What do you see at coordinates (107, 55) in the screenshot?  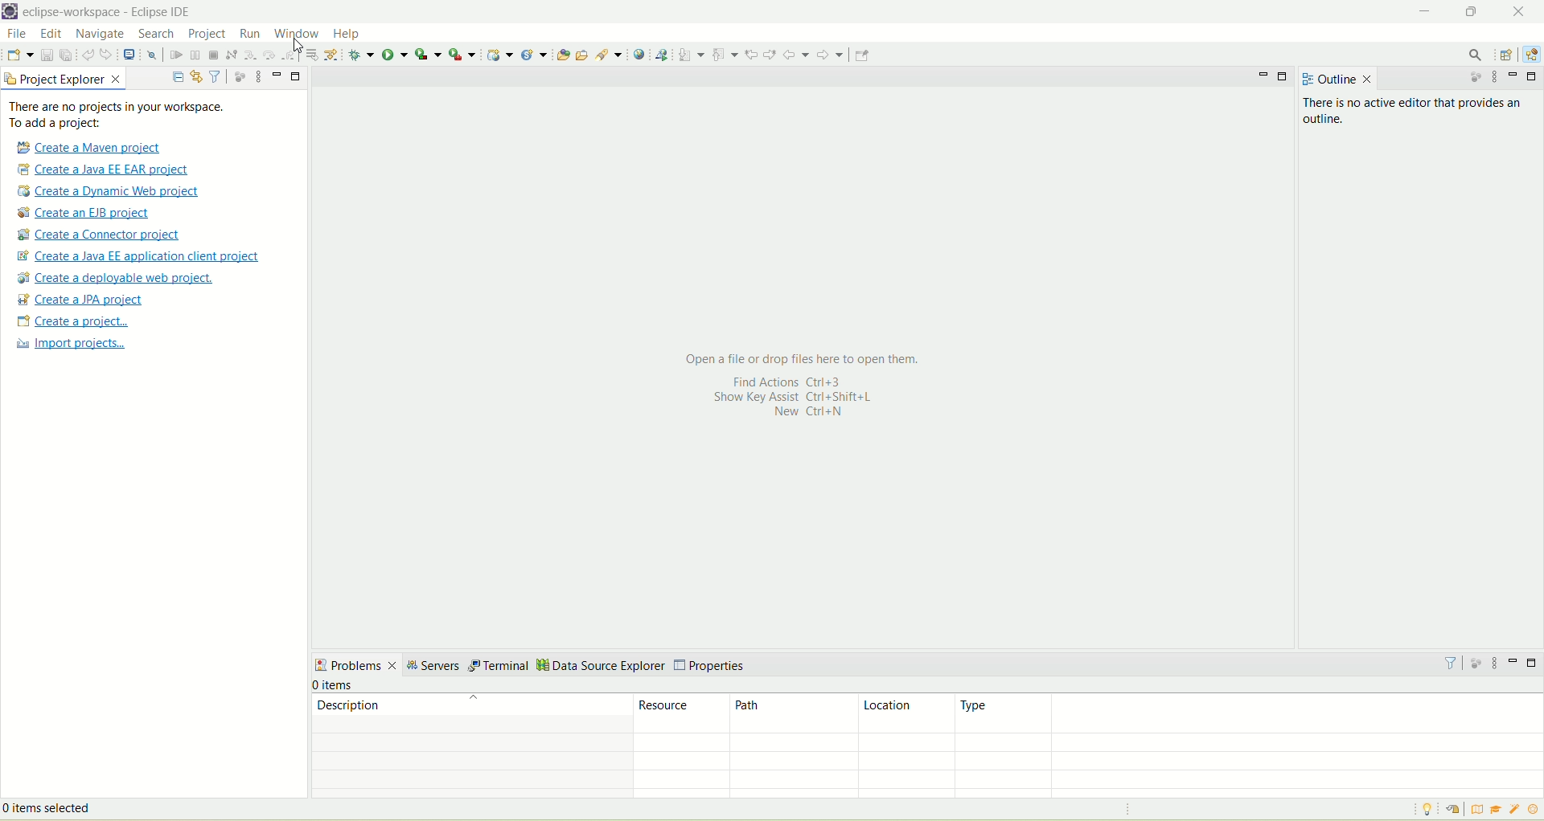 I see `redo` at bounding box center [107, 55].